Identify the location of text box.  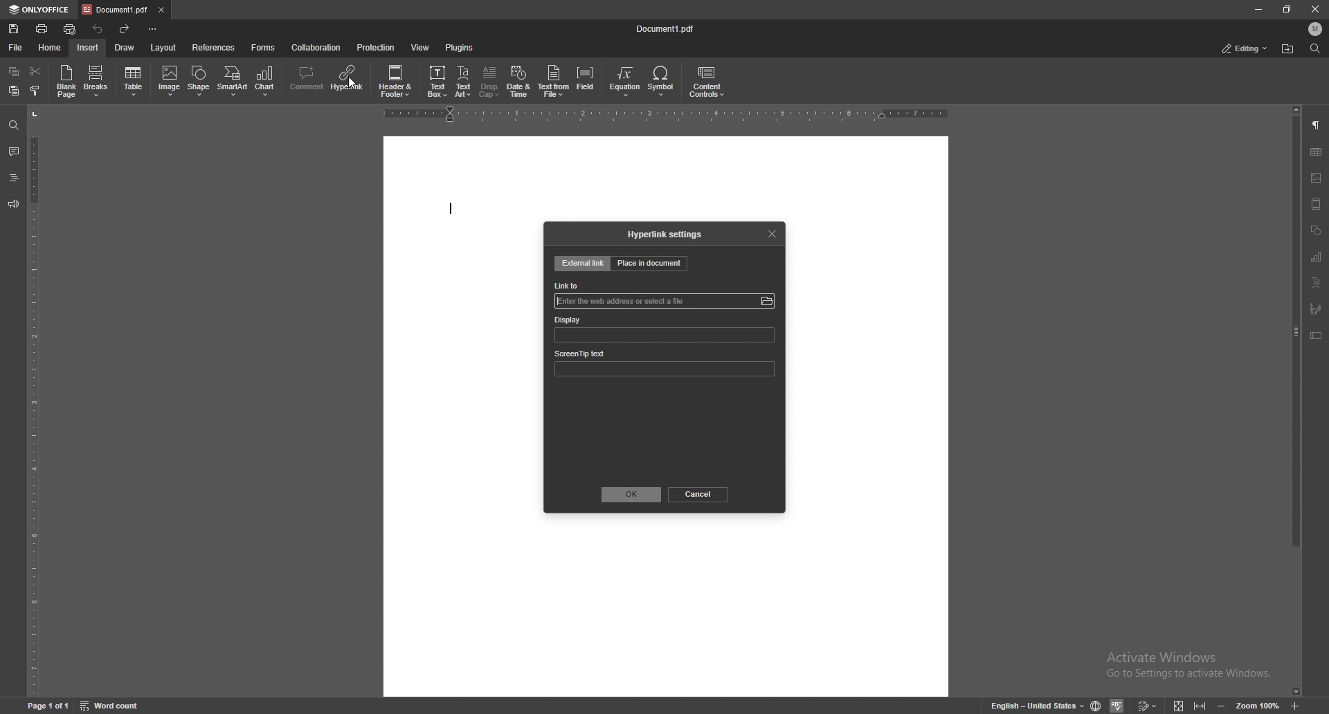
(437, 83).